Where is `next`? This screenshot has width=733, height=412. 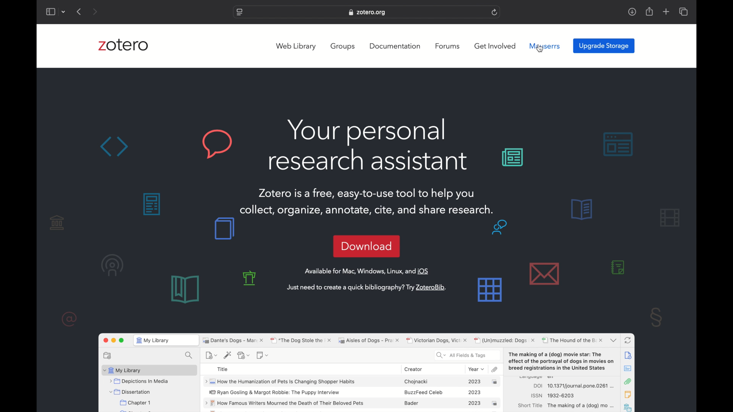
next is located at coordinates (95, 11).